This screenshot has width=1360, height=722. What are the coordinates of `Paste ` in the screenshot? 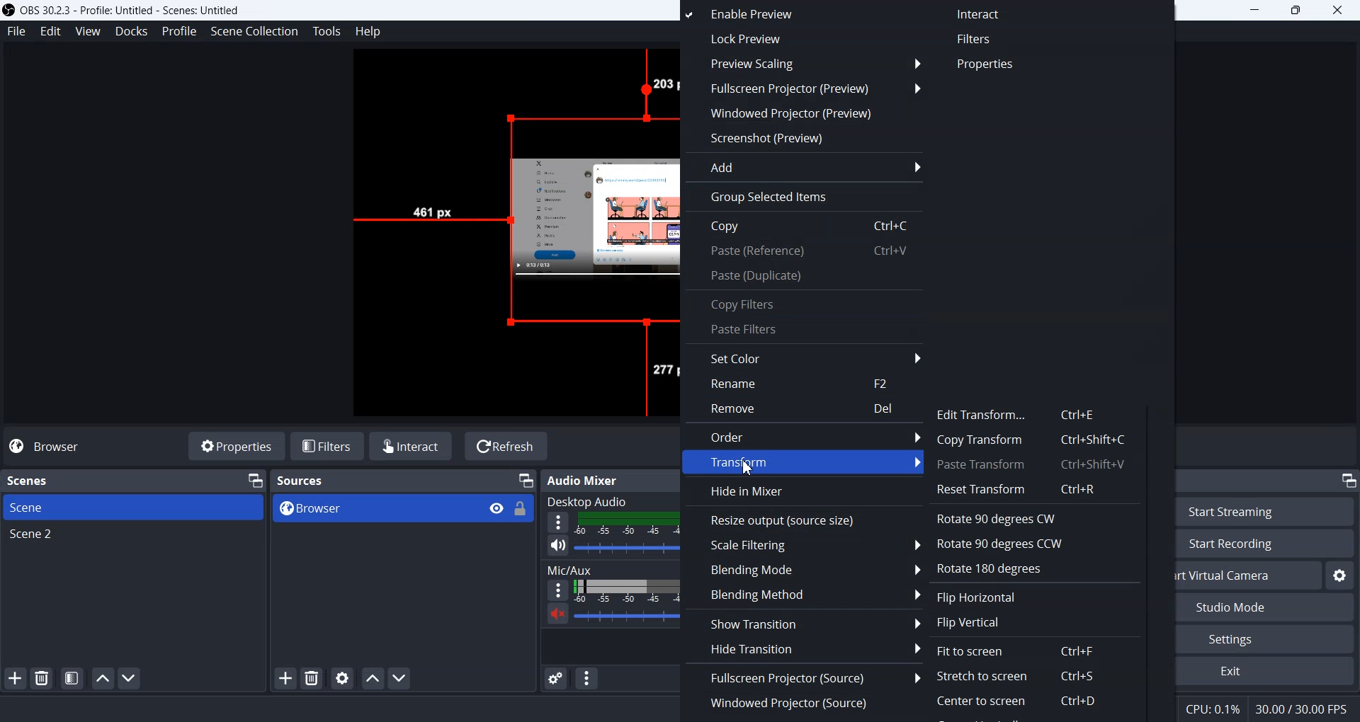 It's located at (804, 253).